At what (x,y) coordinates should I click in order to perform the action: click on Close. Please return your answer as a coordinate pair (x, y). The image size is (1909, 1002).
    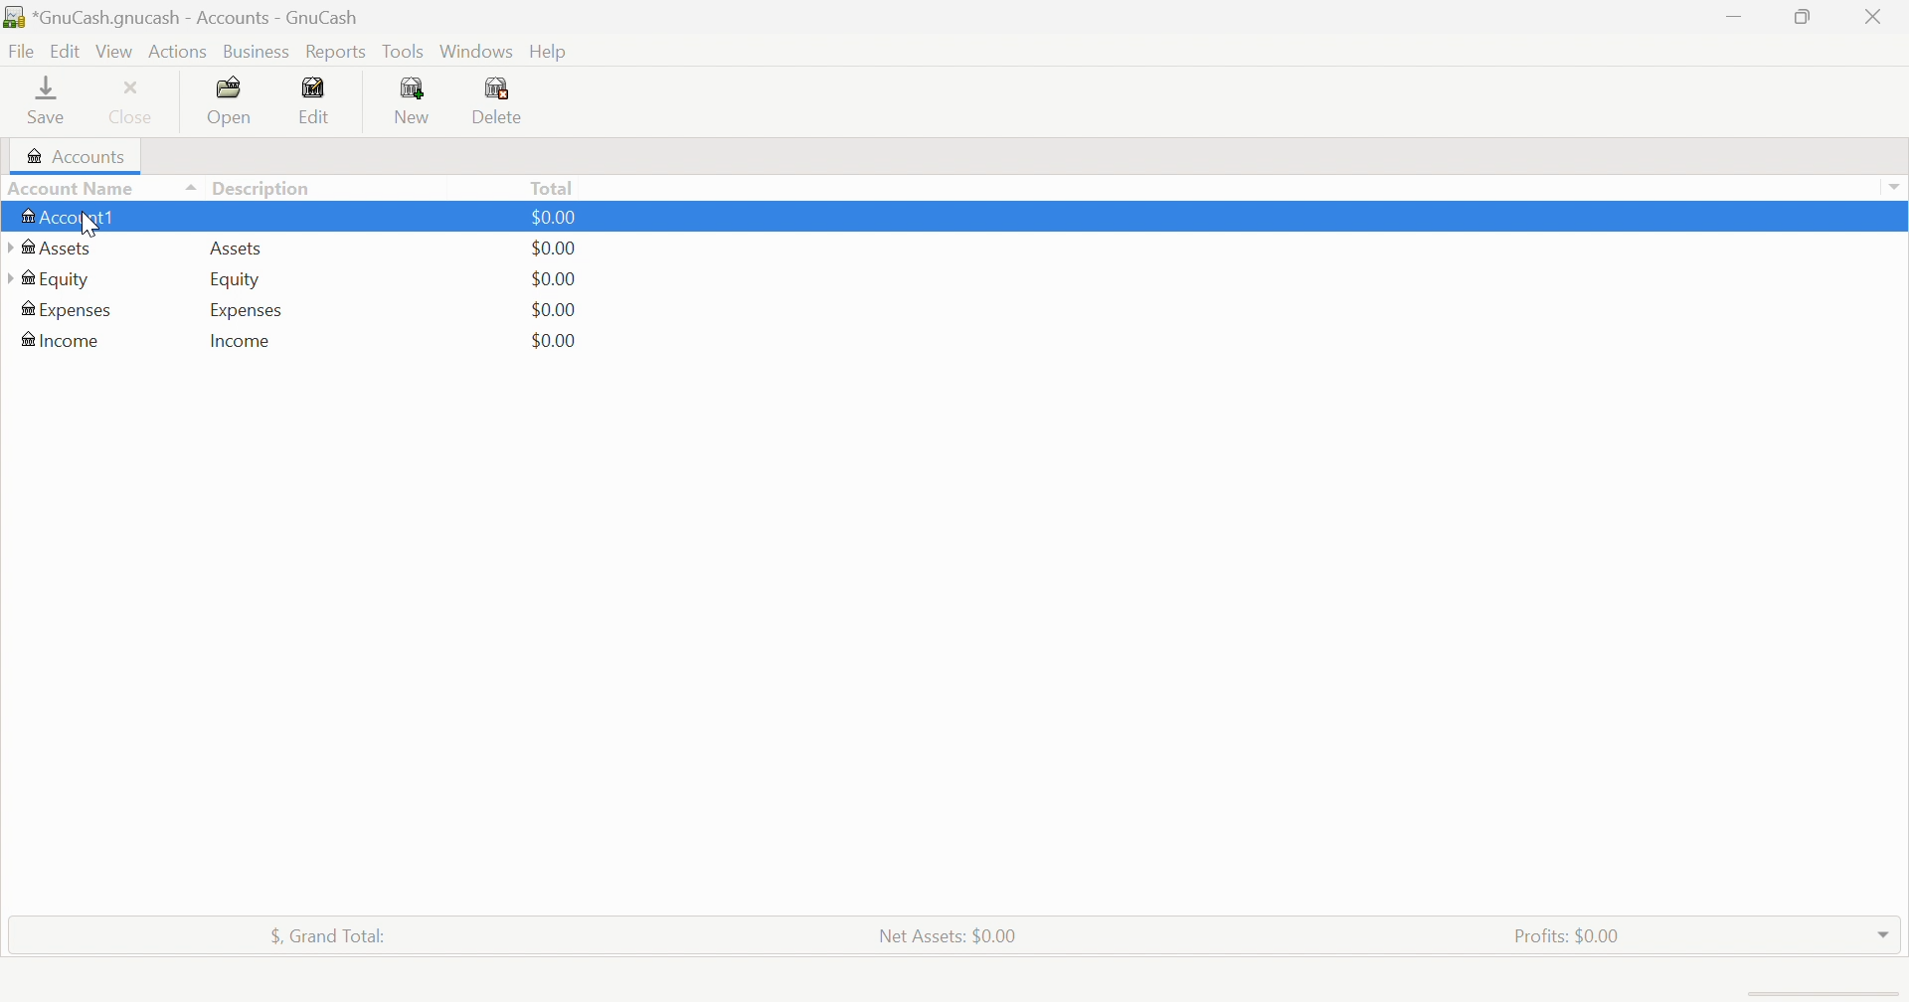
    Looking at the image, I should click on (1870, 17).